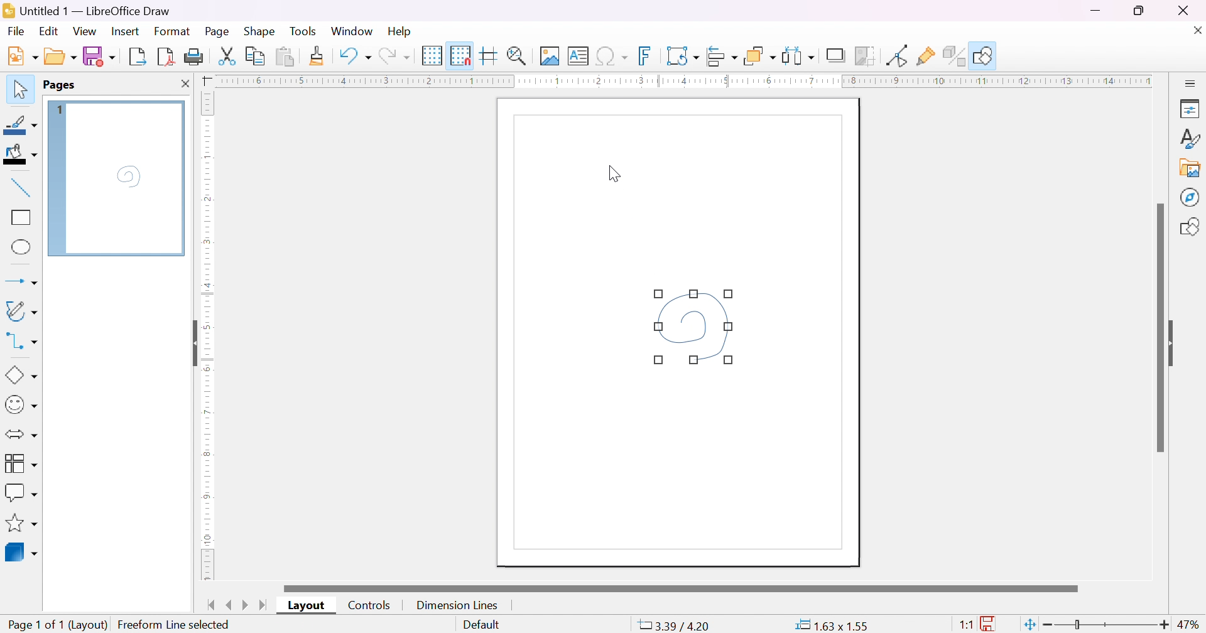 The height and width of the screenshot is (633, 1206). Describe the element at coordinates (173, 30) in the screenshot. I see `format` at that location.